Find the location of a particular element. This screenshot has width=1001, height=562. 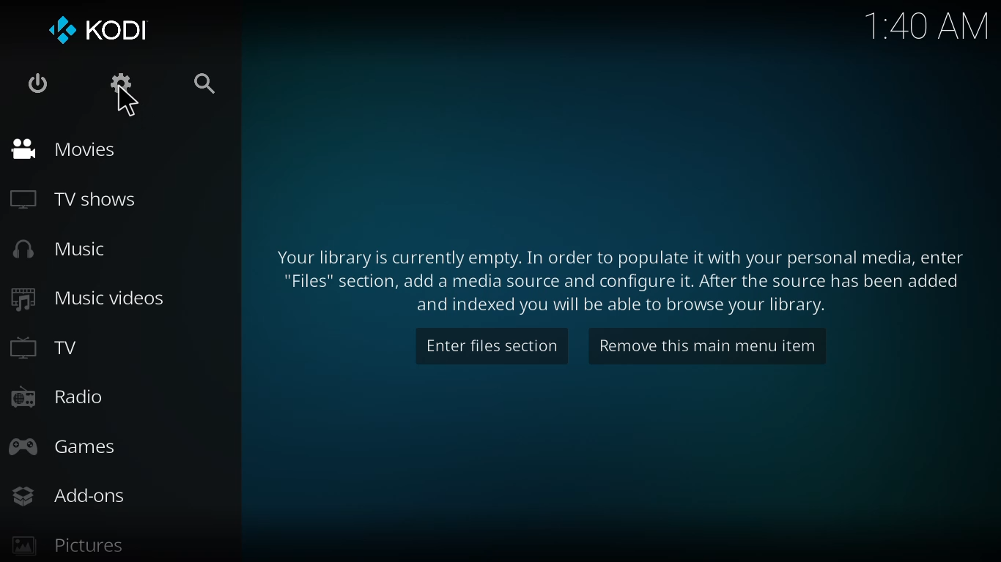

music videos is located at coordinates (91, 296).